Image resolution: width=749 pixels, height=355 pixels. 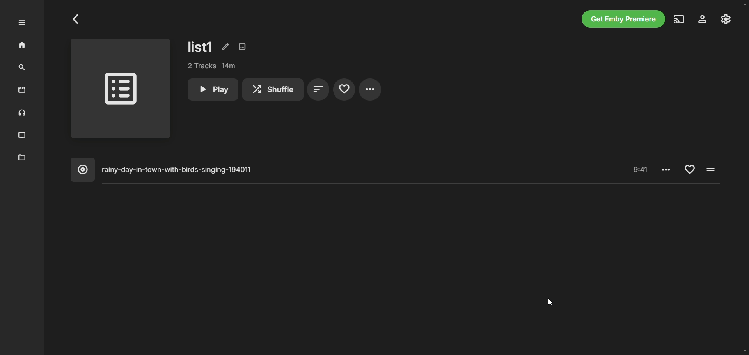 What do you see at coordinates (22, 158) in the screenshot?
I see `metadata manager` at bounding box center [22, 158].